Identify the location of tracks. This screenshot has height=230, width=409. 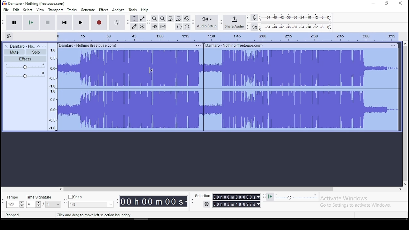
(72, 10).